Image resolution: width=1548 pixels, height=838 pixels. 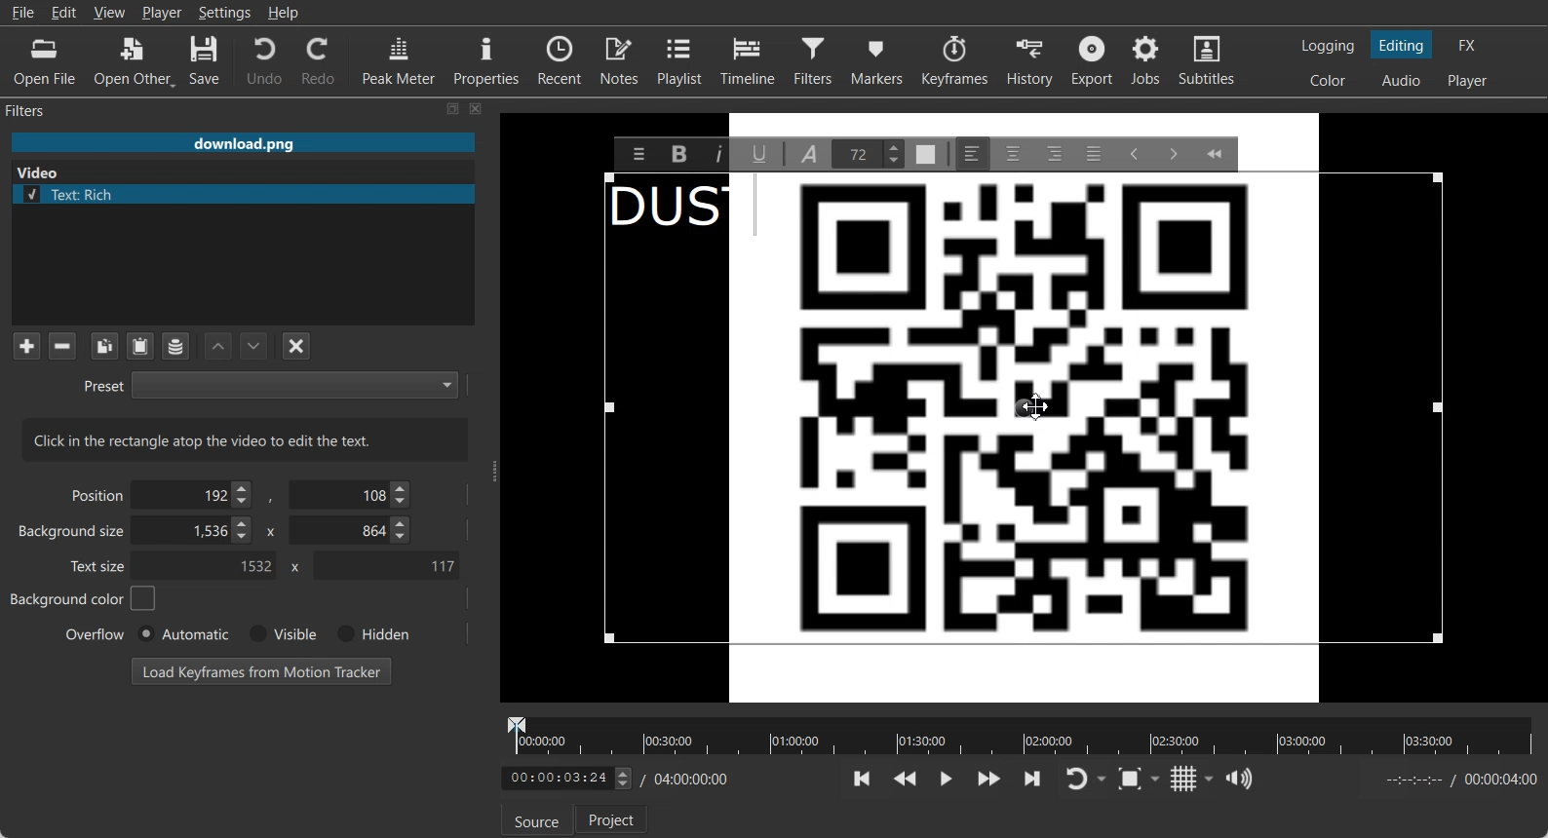 What do you see at coordinates (621, 59) in the screenshot?
I see `Notes` at bounding box center [621, 59].